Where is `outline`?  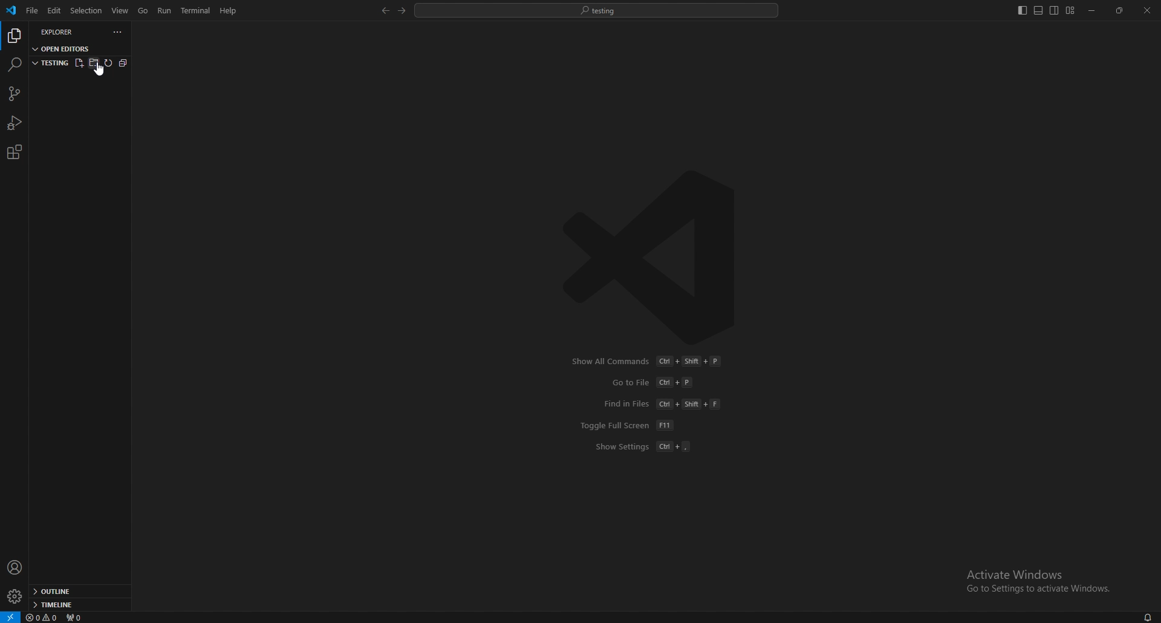
outline is located at coordinates (78, 592).